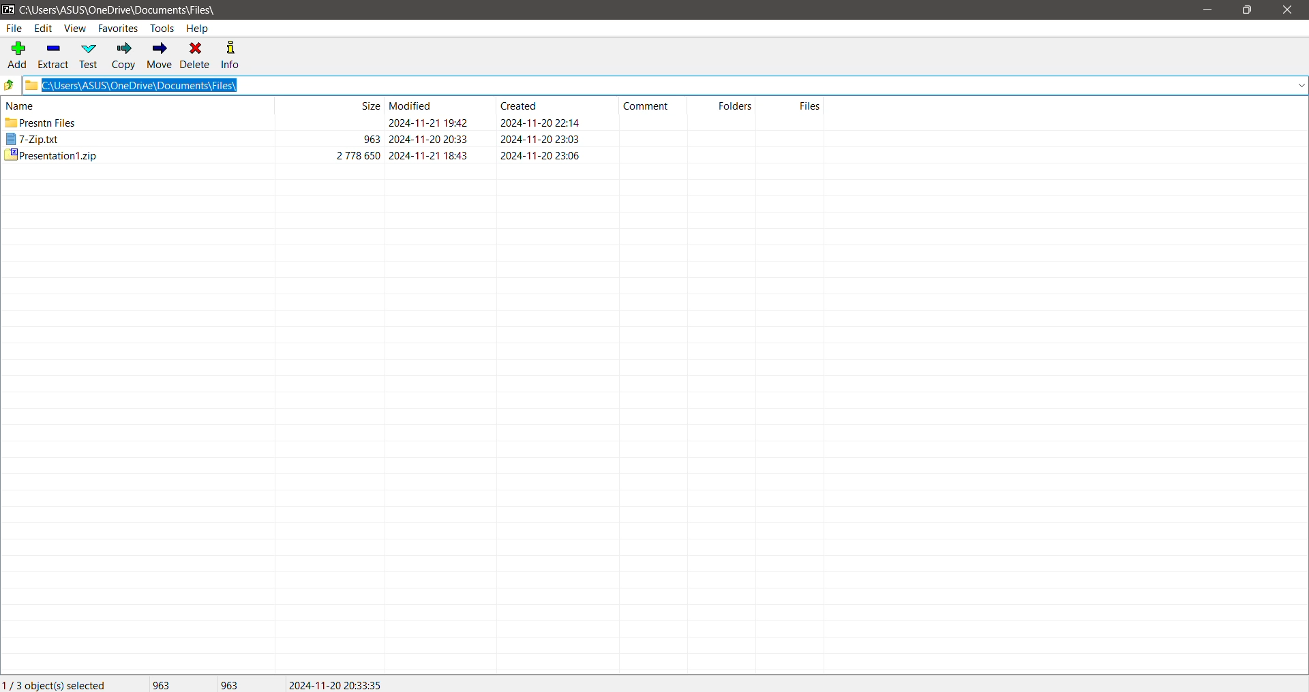  I want to click on Restore Down, so click(1248, 10).